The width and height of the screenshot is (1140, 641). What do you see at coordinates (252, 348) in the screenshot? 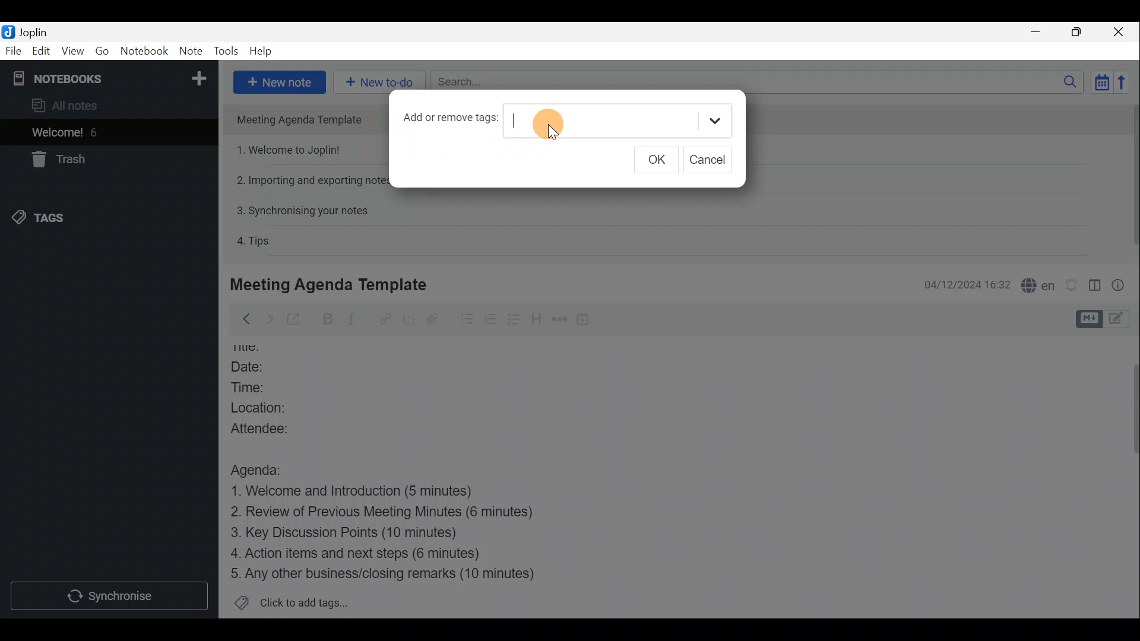
I see `` at bounding box center [252, 348].